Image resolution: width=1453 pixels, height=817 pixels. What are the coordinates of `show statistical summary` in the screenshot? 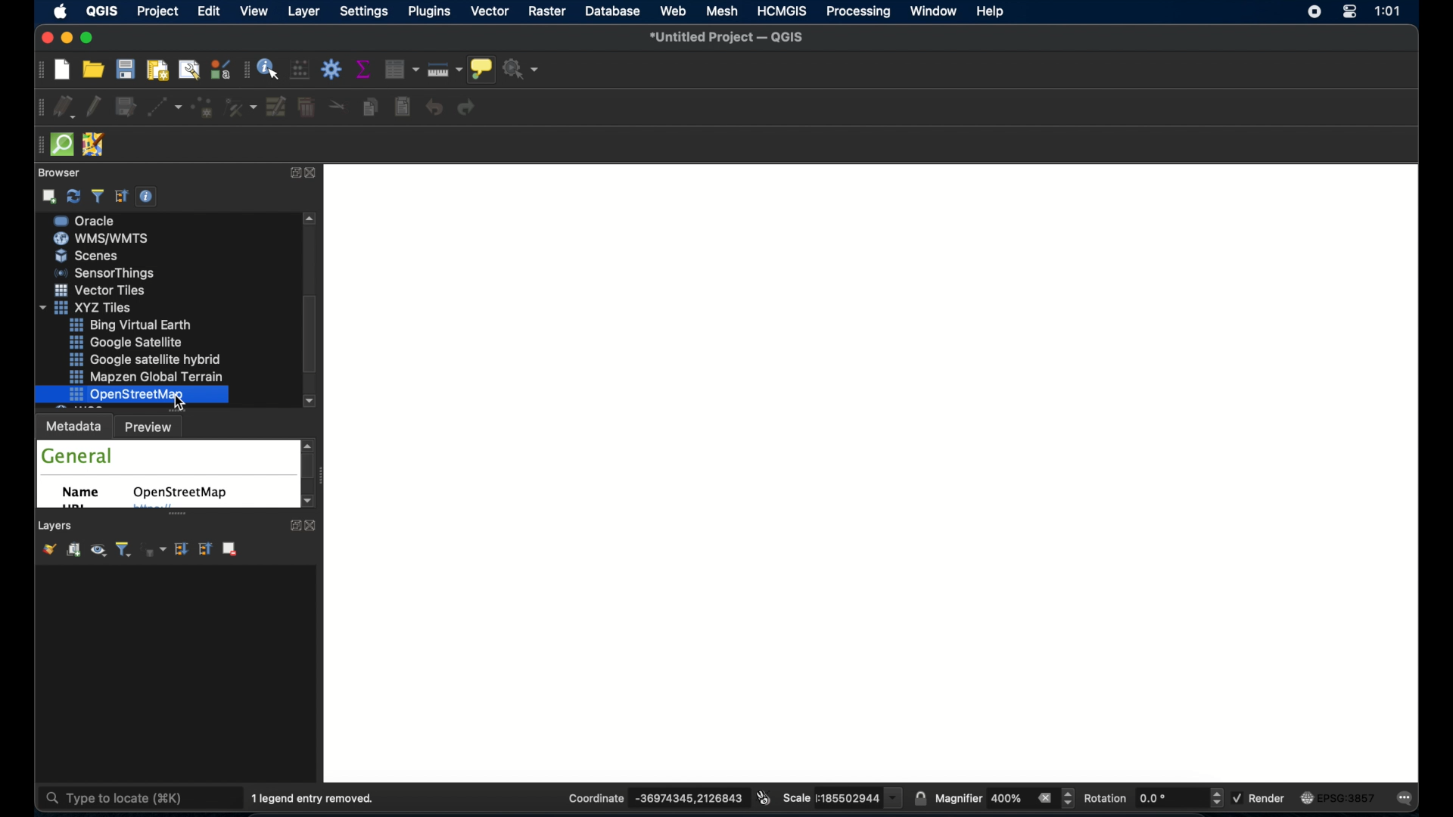 It's located at (364, 68).